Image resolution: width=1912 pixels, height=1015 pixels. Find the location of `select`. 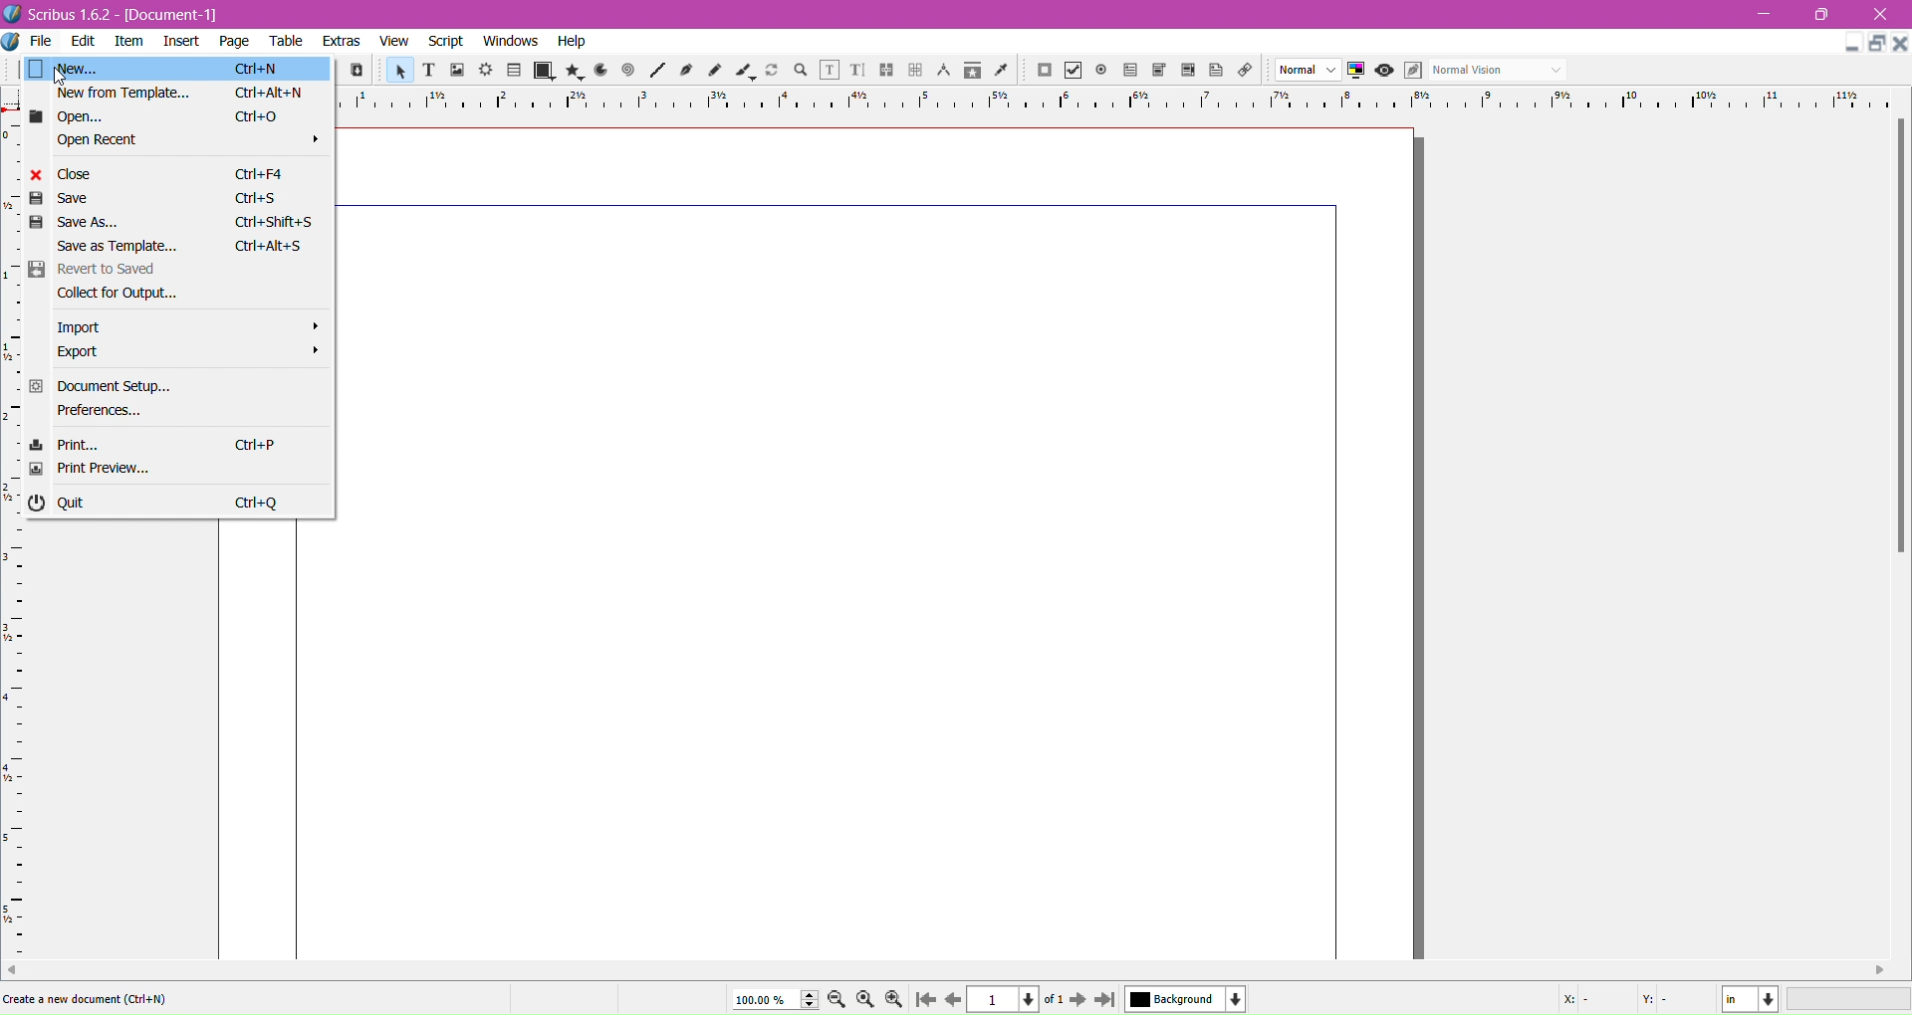

select is located at coordinates (395, 70).